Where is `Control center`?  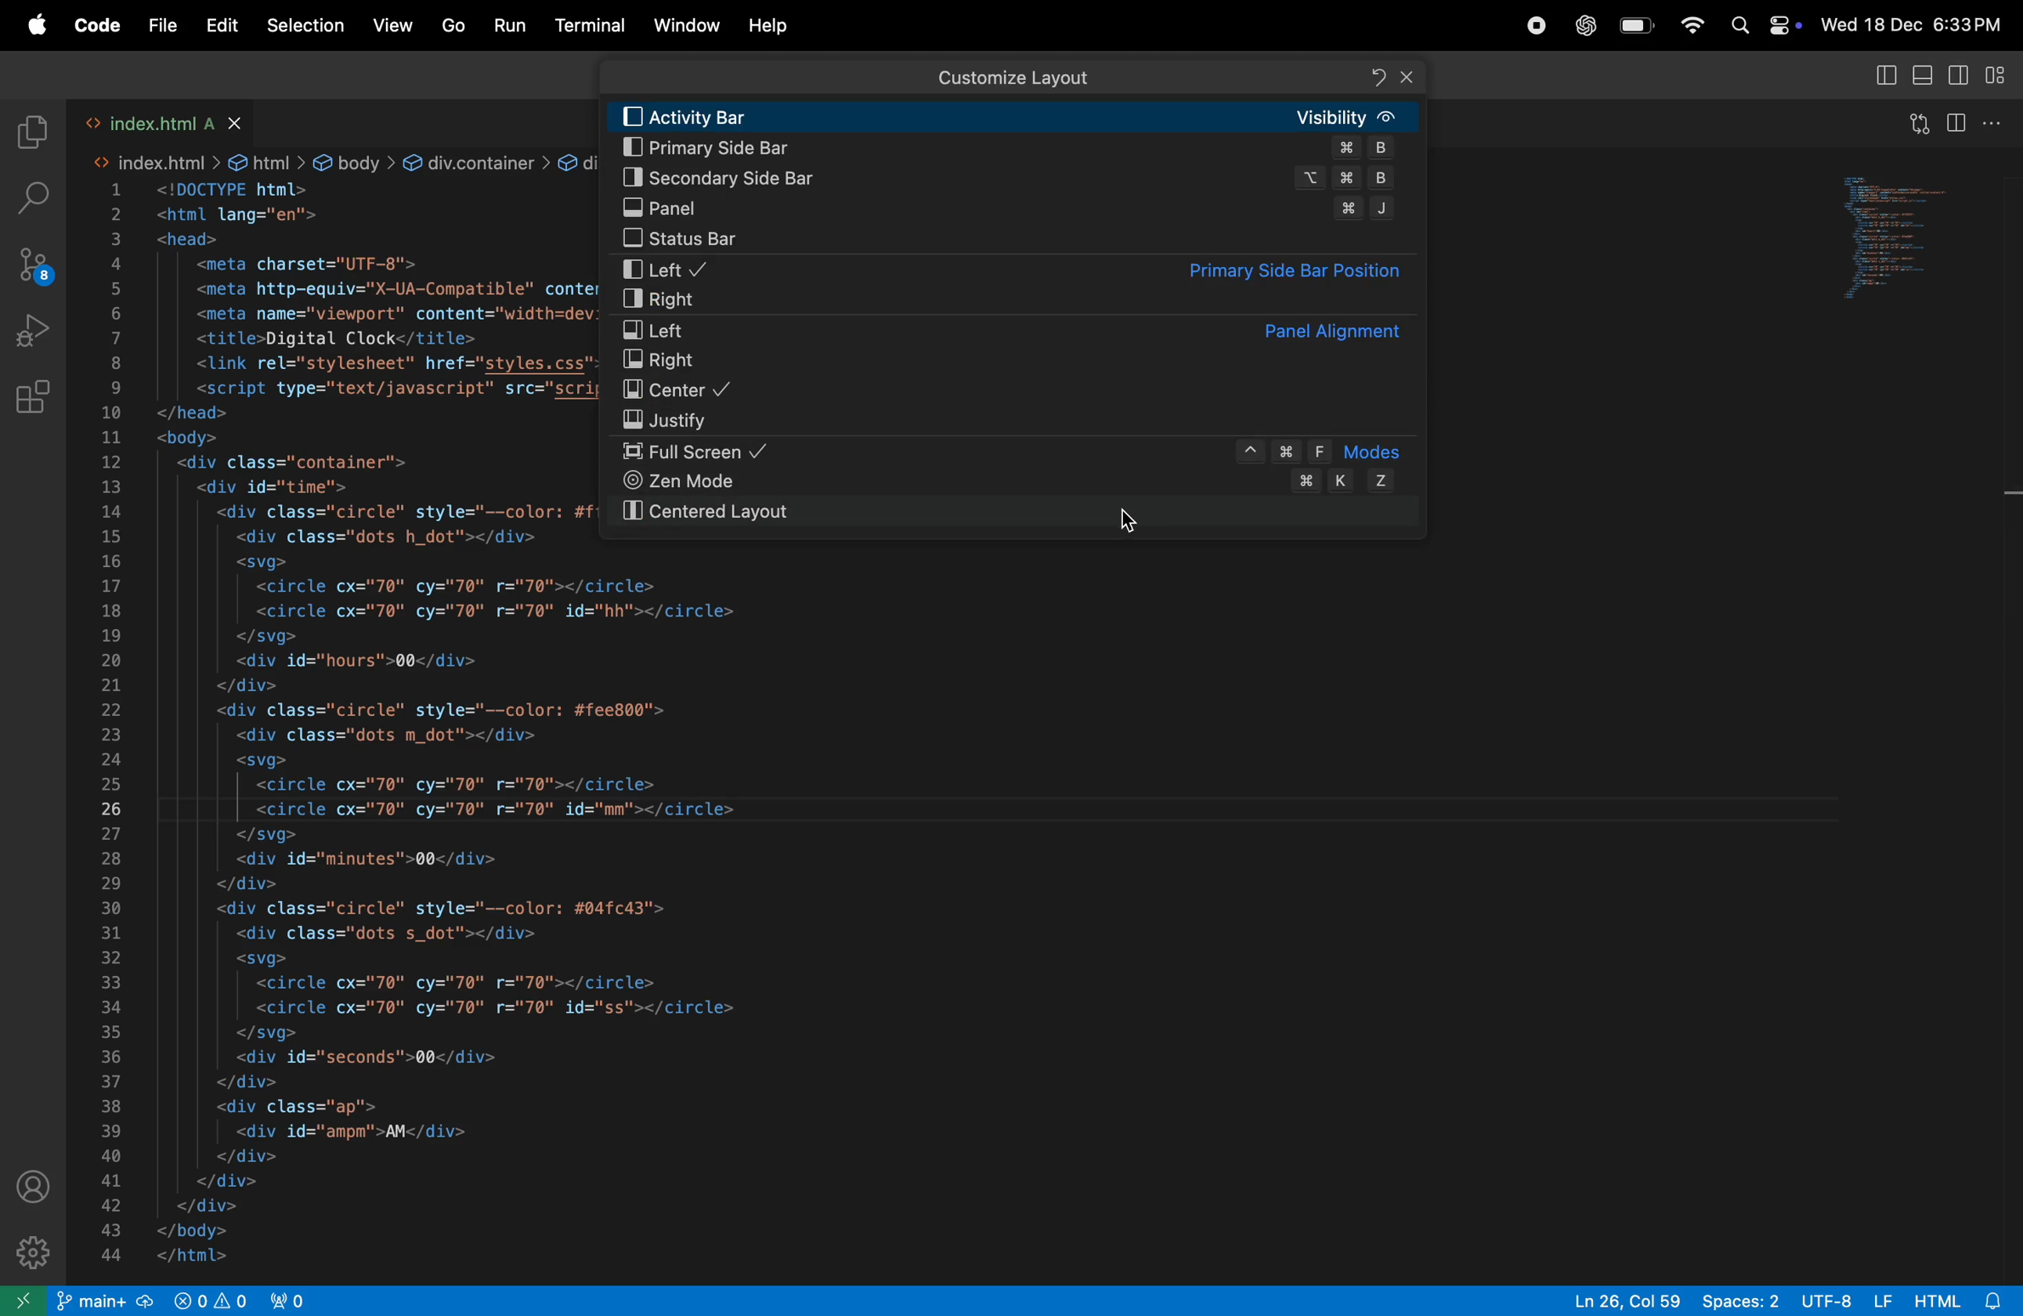 Control center is located at coordinates (1784, 27).